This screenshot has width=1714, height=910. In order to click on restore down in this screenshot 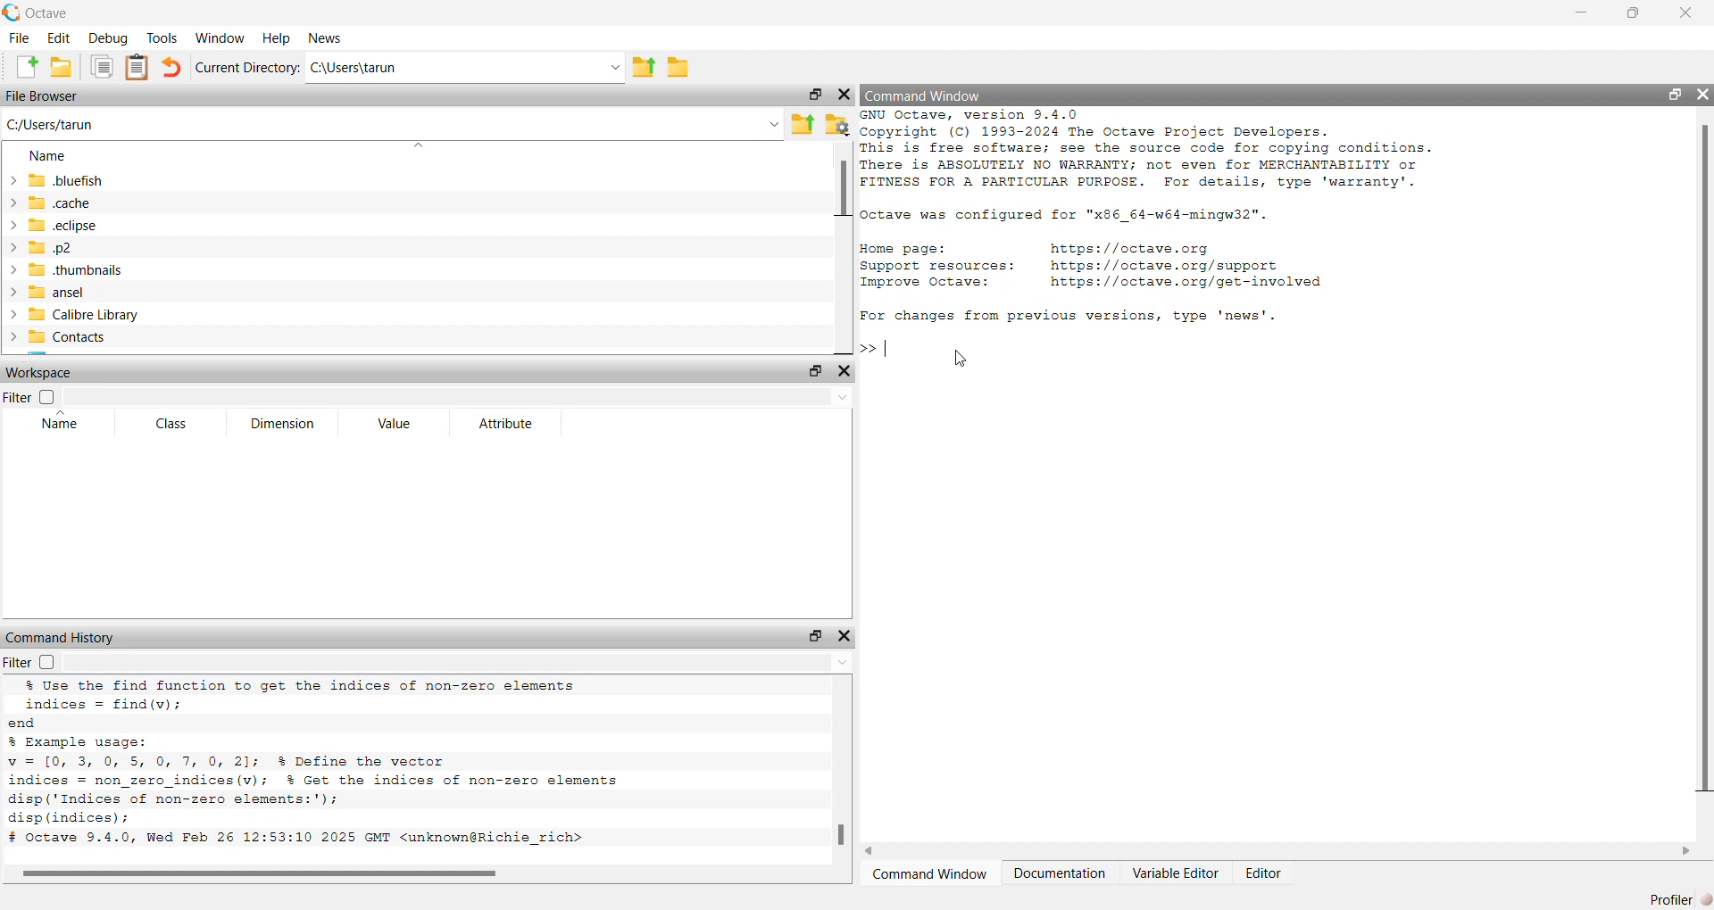, I will do `click(1674, 95)`.